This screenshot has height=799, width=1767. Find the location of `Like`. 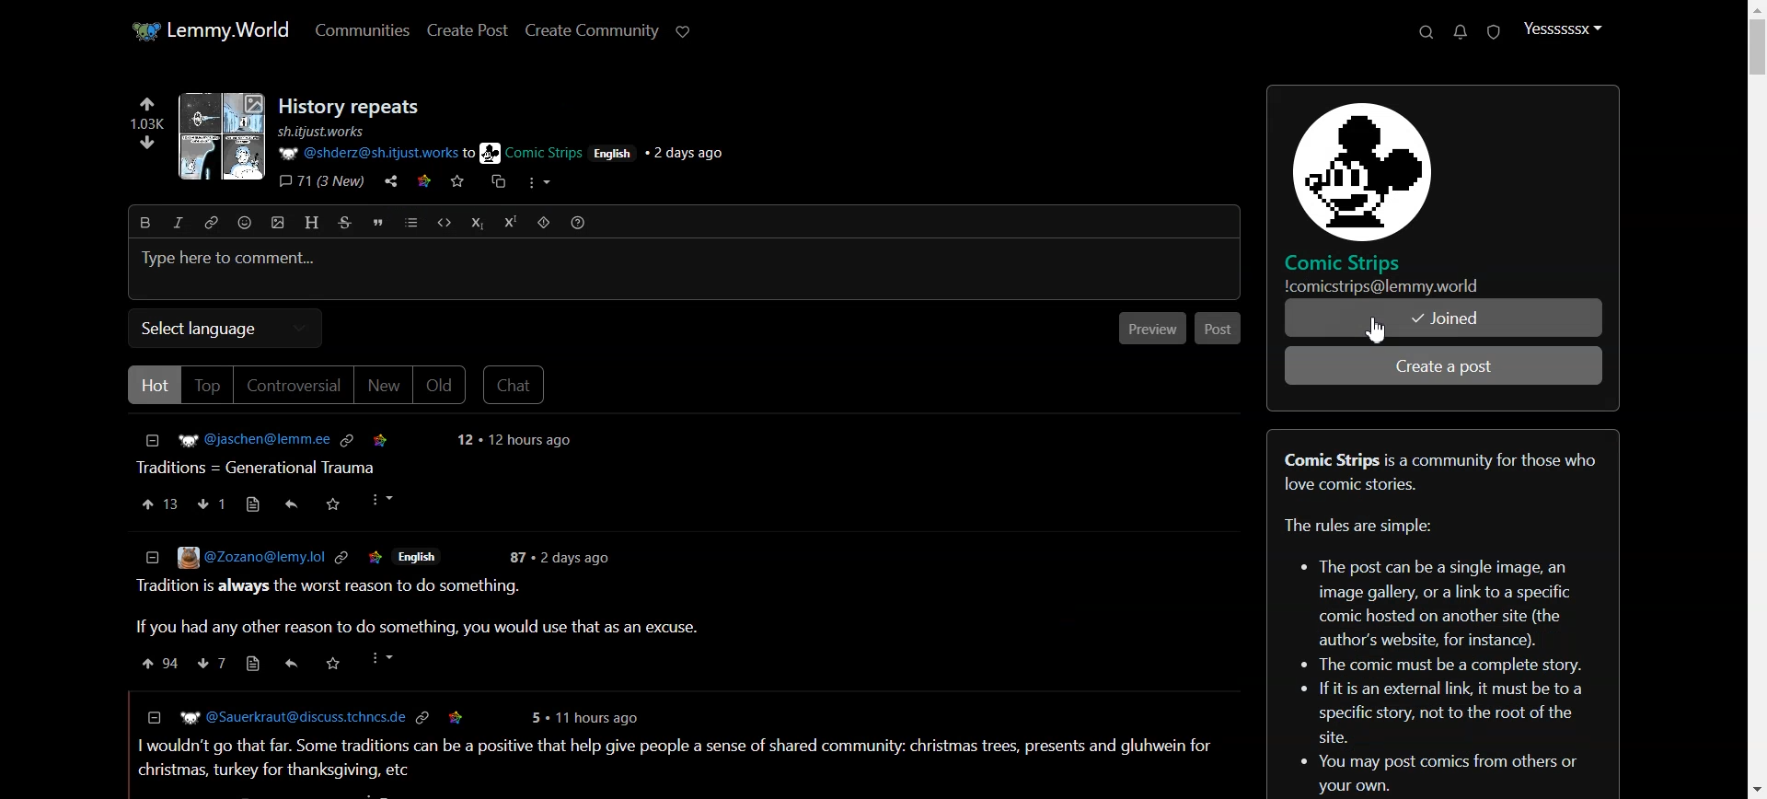

Like is located at coordinates (159, 504).